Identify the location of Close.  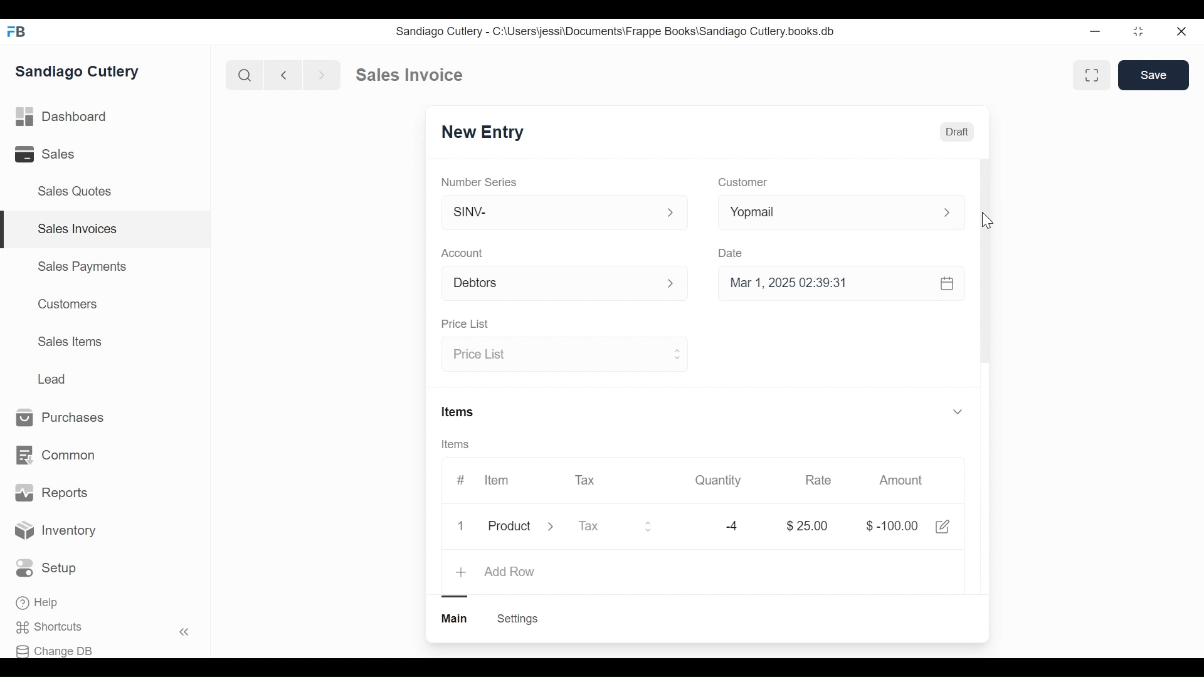
(1184, 32).